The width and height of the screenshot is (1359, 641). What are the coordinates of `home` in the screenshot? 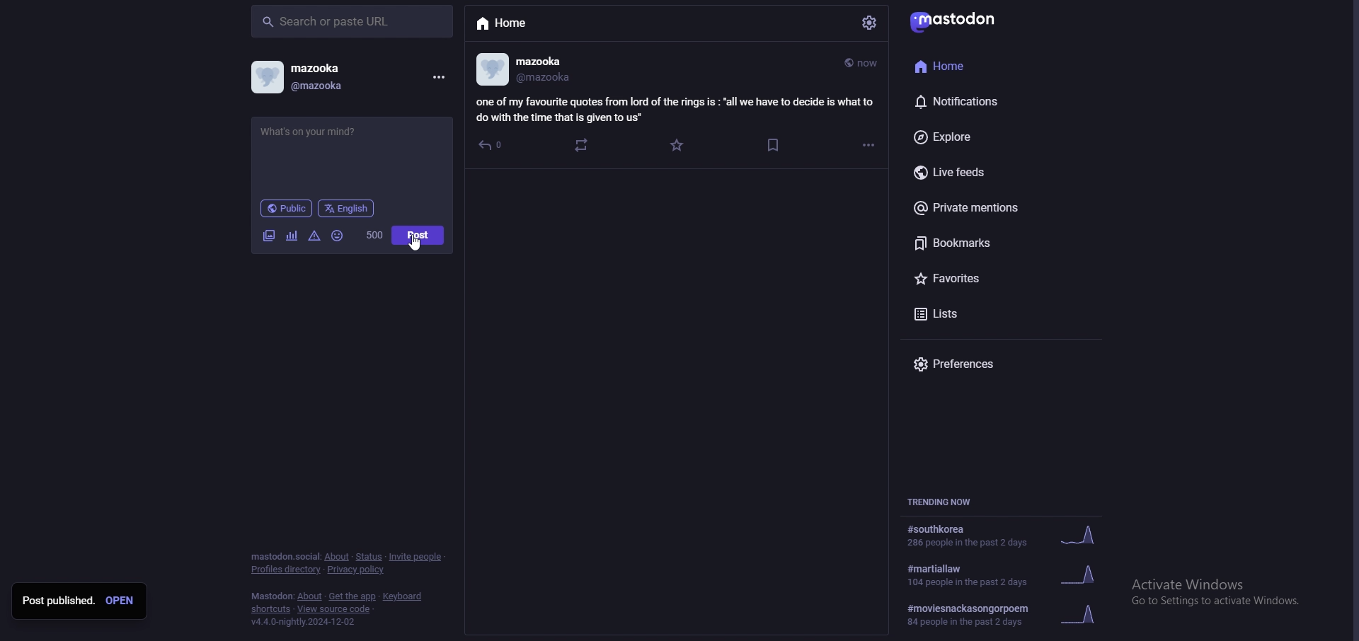 It's located at (982, 64).